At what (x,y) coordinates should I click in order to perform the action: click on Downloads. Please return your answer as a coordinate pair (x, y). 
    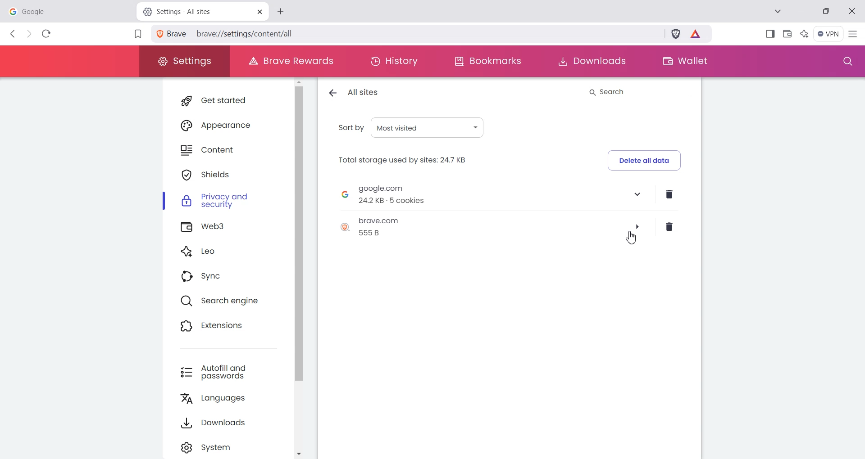
    Looking at the image, I should click on (227, 425).